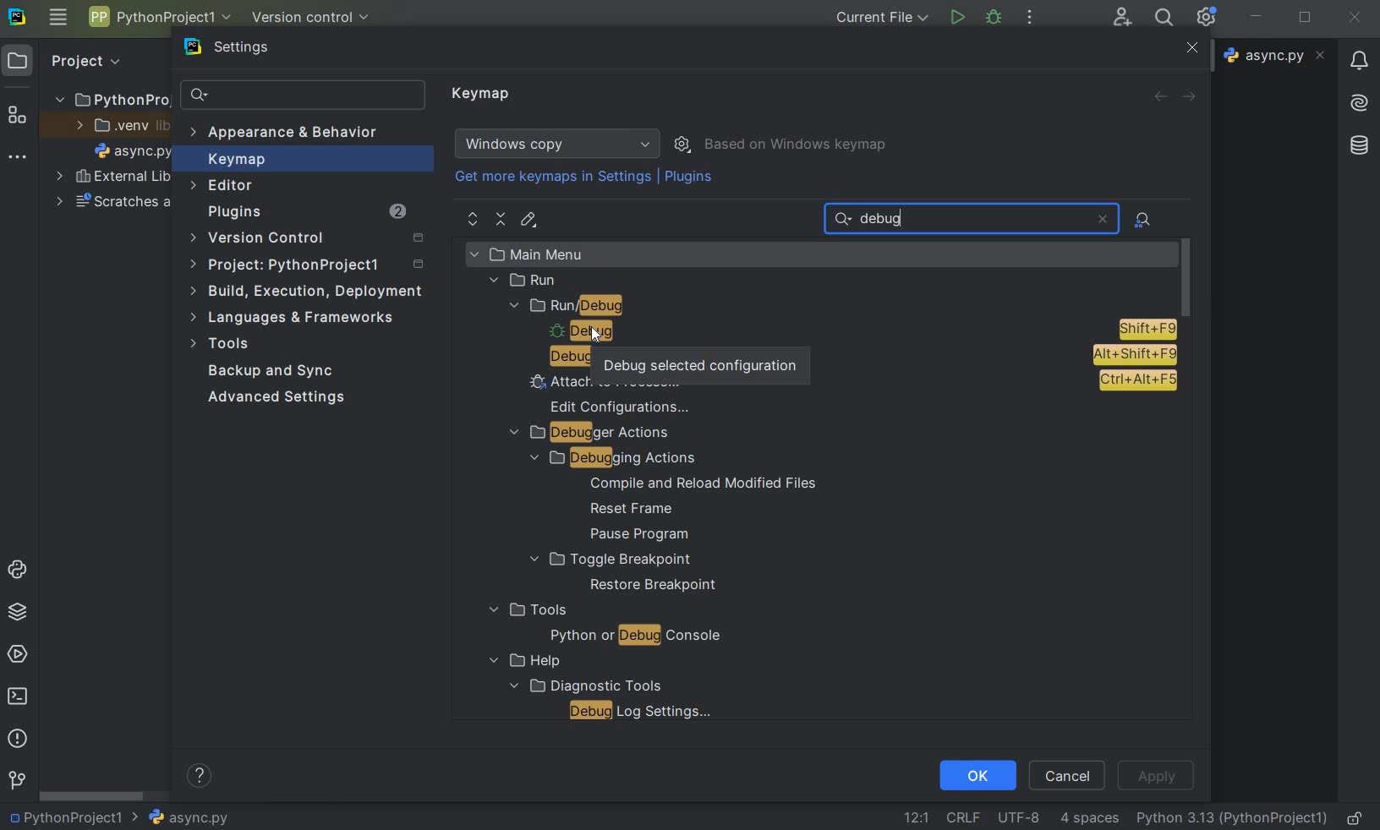  I want to click on debug, so click(560, 357).